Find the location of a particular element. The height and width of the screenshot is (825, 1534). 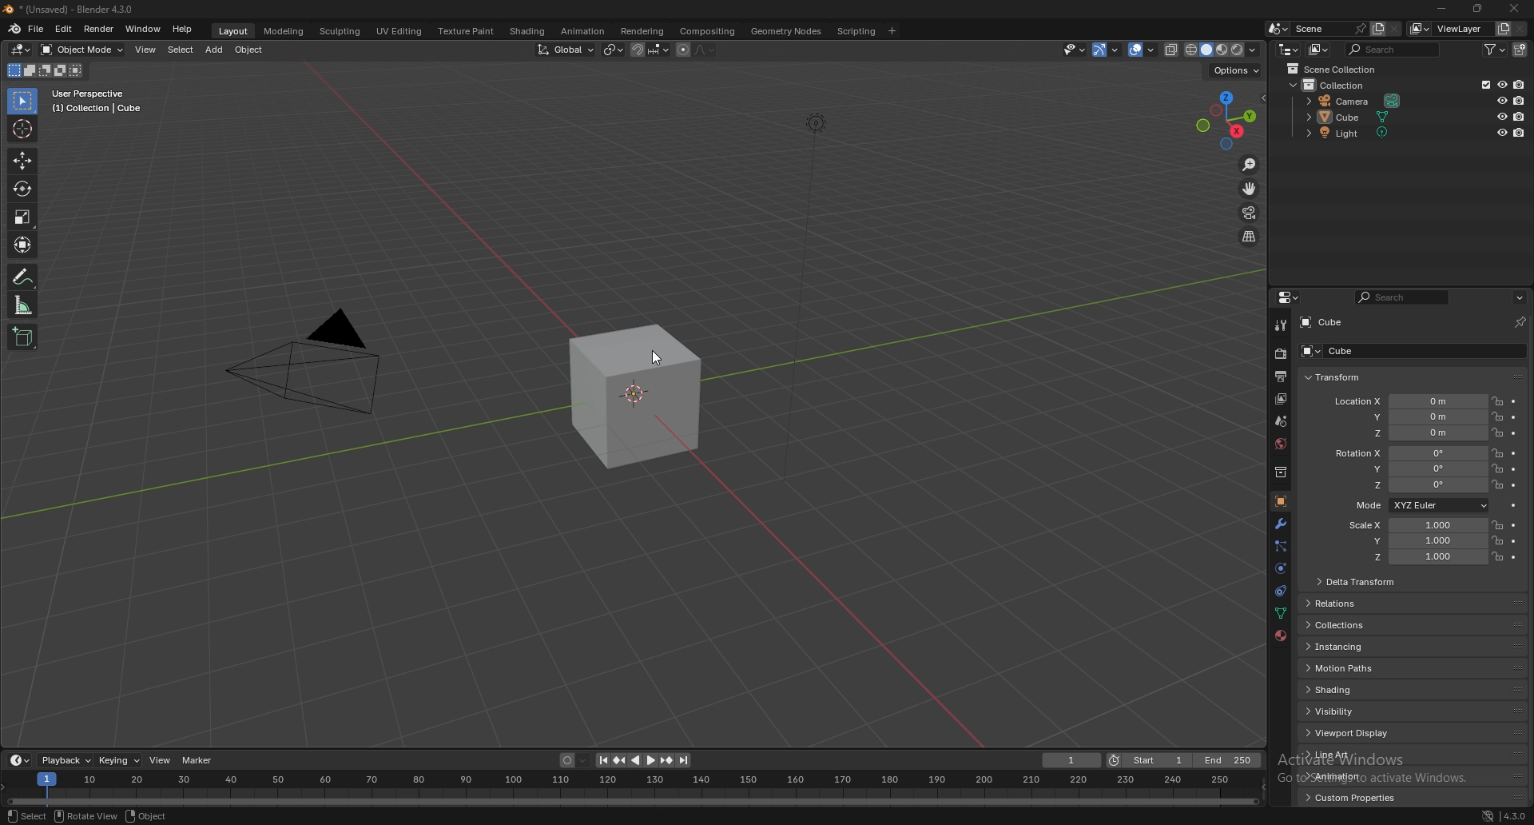

disable in render is located at coordinates (1522, 116).